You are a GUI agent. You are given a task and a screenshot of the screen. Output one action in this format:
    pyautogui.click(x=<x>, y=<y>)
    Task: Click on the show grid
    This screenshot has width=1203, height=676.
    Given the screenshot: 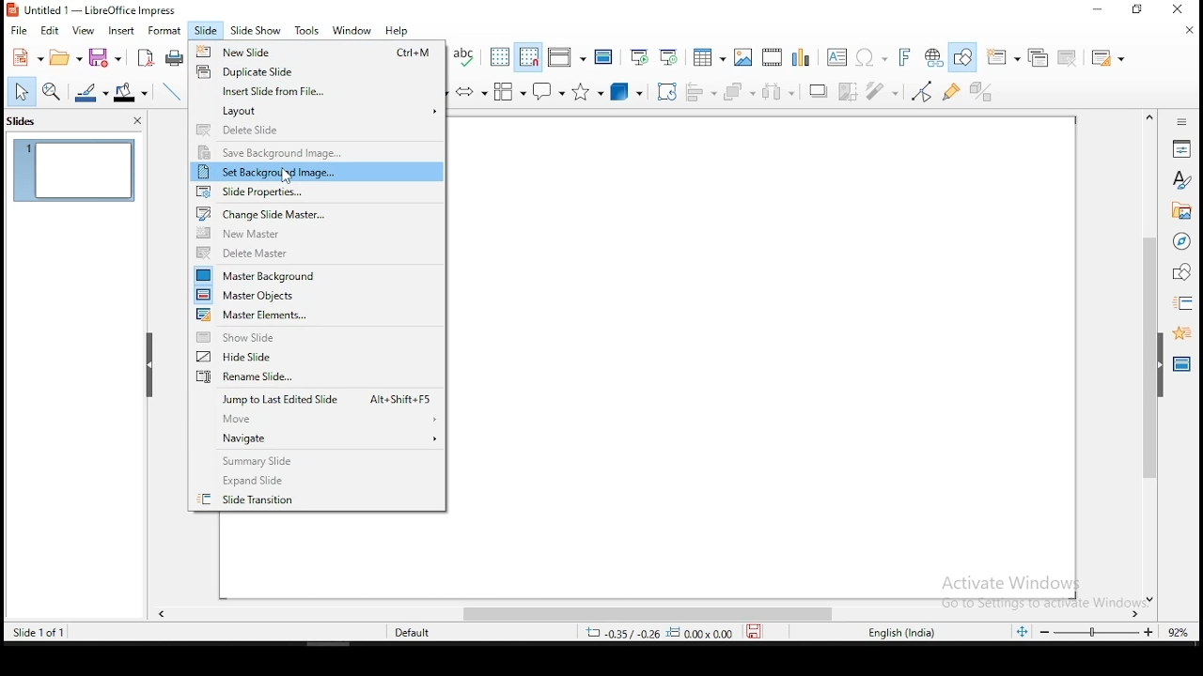 What is the action you would take?
    pyautogui.click(x=500, y=57)
    